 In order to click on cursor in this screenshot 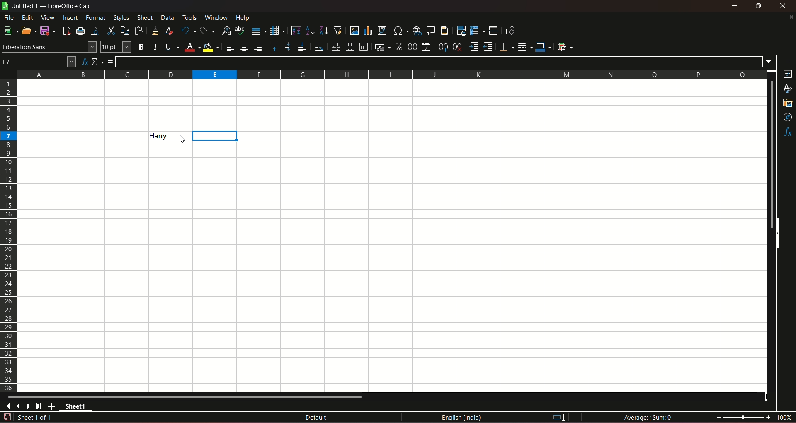, I will do `click(182, 140)`.